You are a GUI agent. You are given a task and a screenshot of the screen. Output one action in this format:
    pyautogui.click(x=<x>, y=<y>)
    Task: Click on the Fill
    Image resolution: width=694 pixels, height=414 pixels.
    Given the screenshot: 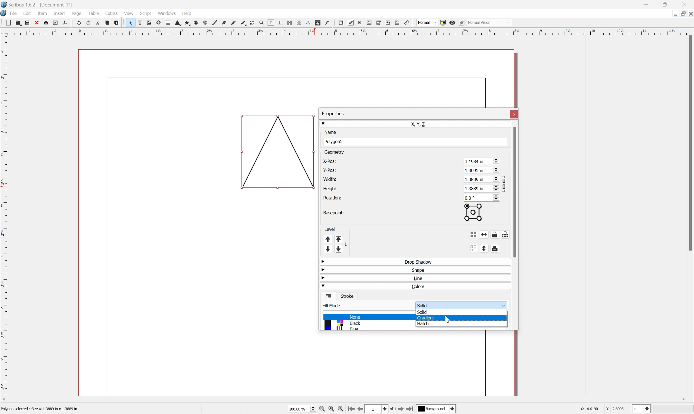 What is the action you would take?
    pyautogui.click(x=329, y=296)
    